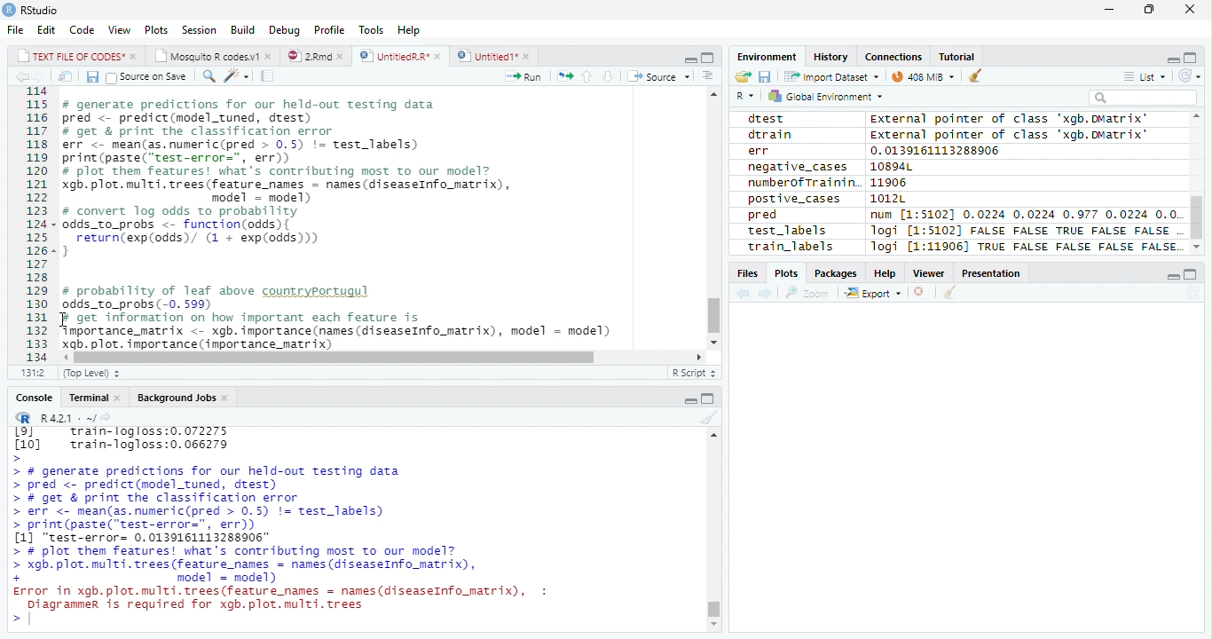  Describe the element at coordinates (758, 151) in the screenshot. I see `err` at that location.